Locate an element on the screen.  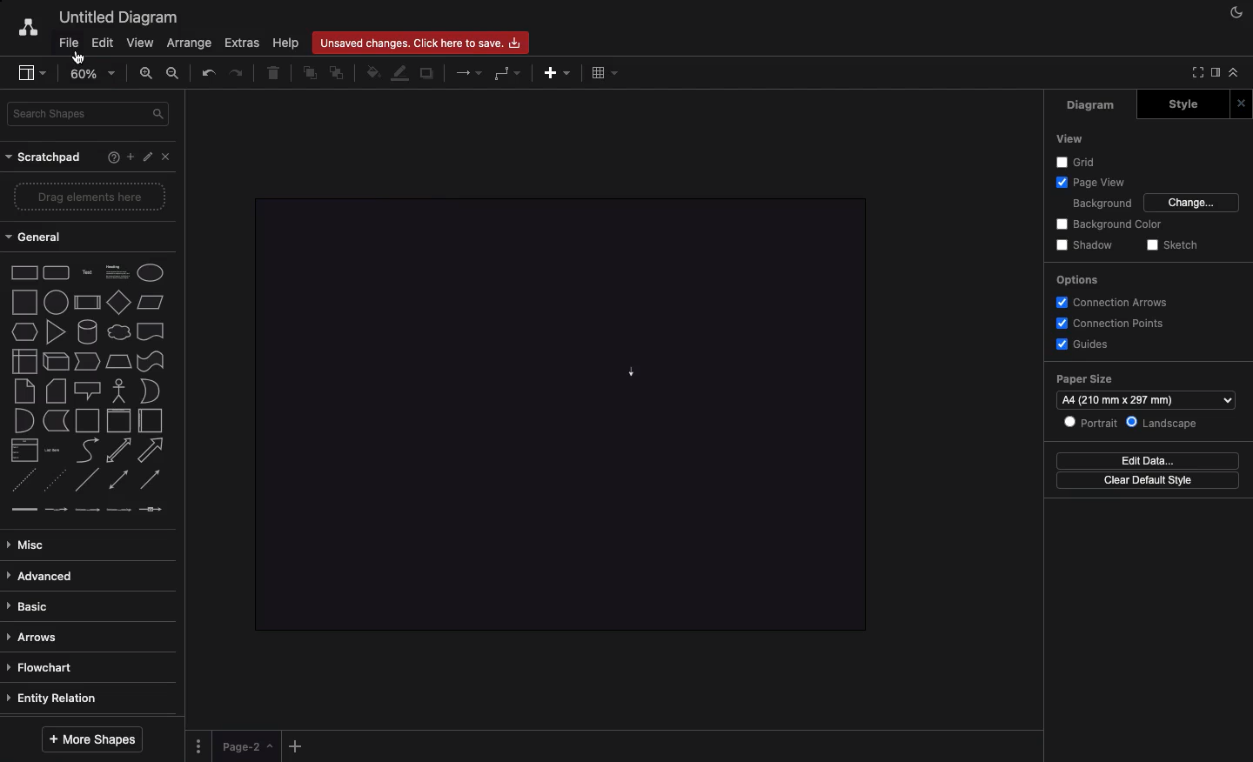
Page view is located at coordinates (1088, 181).